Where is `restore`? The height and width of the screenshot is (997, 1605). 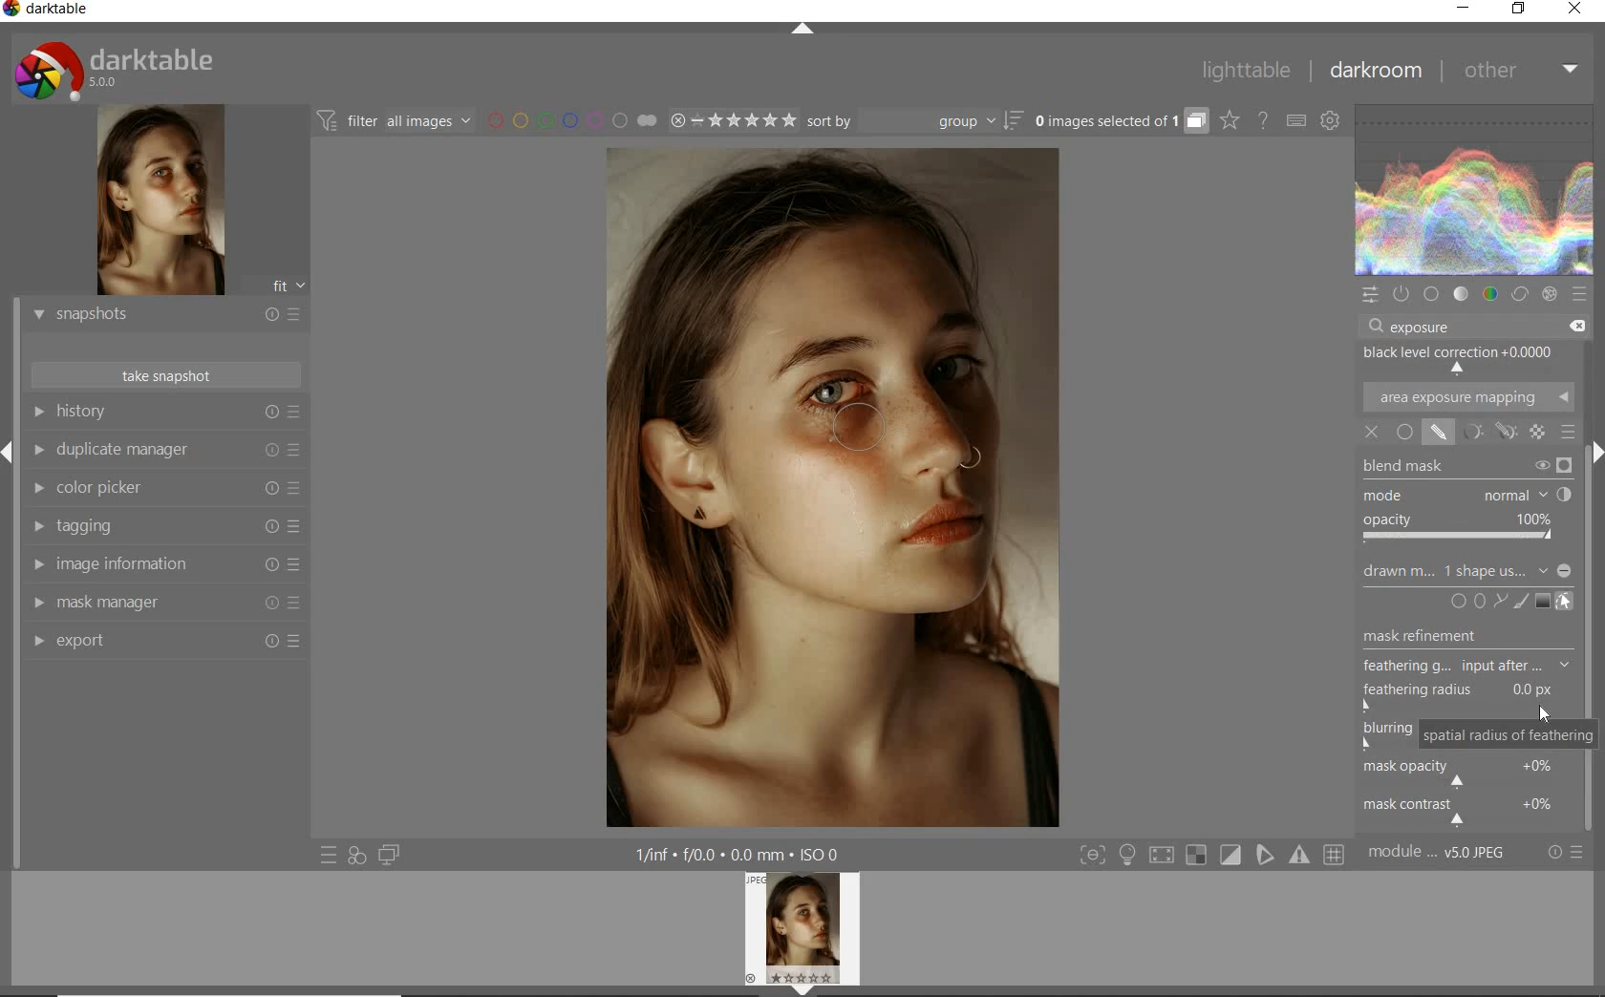 restore is located at coordinates (1519, 12).